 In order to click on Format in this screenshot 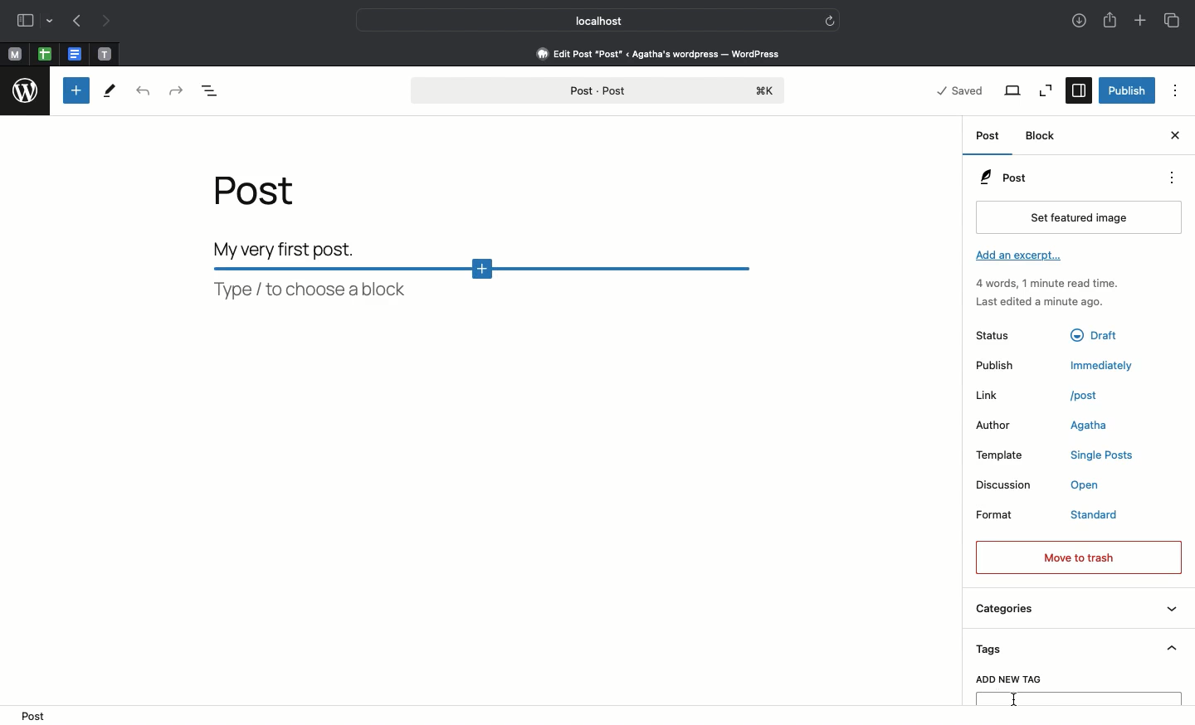, I will do `click(1002, 516)`.